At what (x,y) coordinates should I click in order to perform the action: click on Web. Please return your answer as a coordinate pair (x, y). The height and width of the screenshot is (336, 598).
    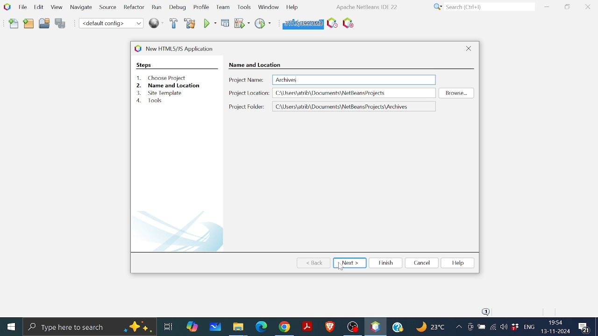
    Looking at the image, I should click on (157, 22).